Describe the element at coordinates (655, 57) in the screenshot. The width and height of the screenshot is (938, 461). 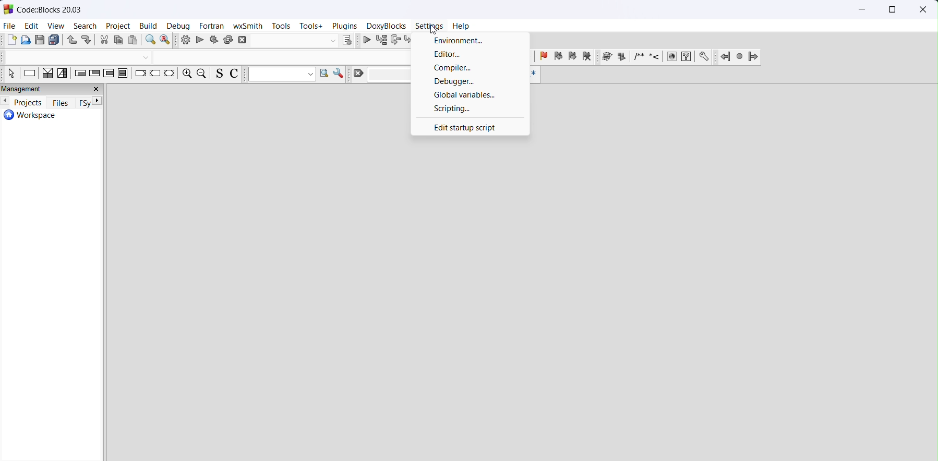
I see `docxy blocks` at that location.